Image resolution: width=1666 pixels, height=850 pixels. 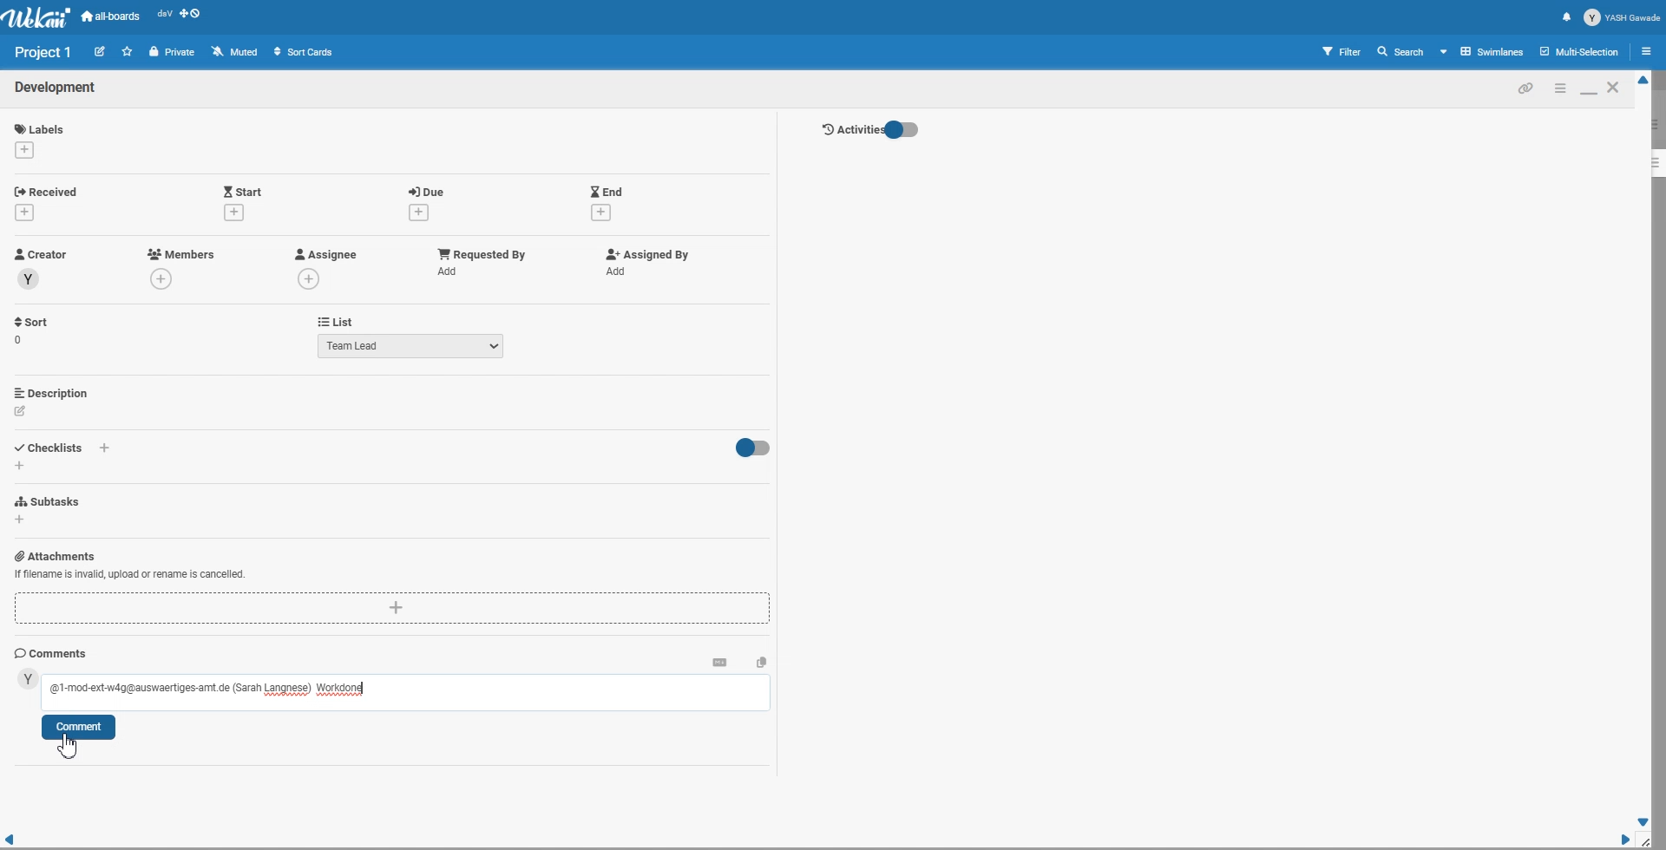 I want to click on add, so click(x=23, y=149).